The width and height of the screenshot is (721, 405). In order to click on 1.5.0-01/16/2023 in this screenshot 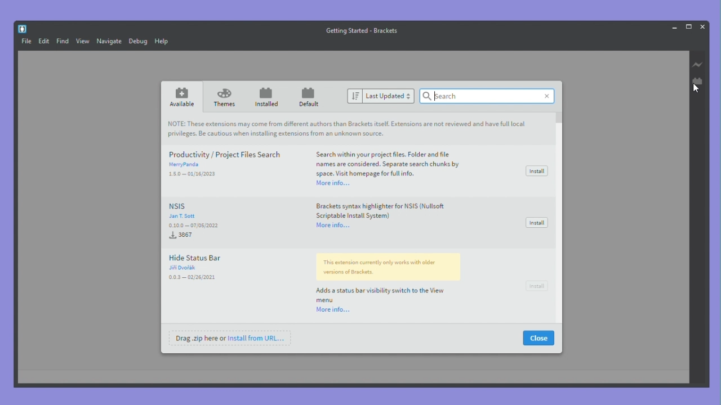, I will do `click(193, 174)`.